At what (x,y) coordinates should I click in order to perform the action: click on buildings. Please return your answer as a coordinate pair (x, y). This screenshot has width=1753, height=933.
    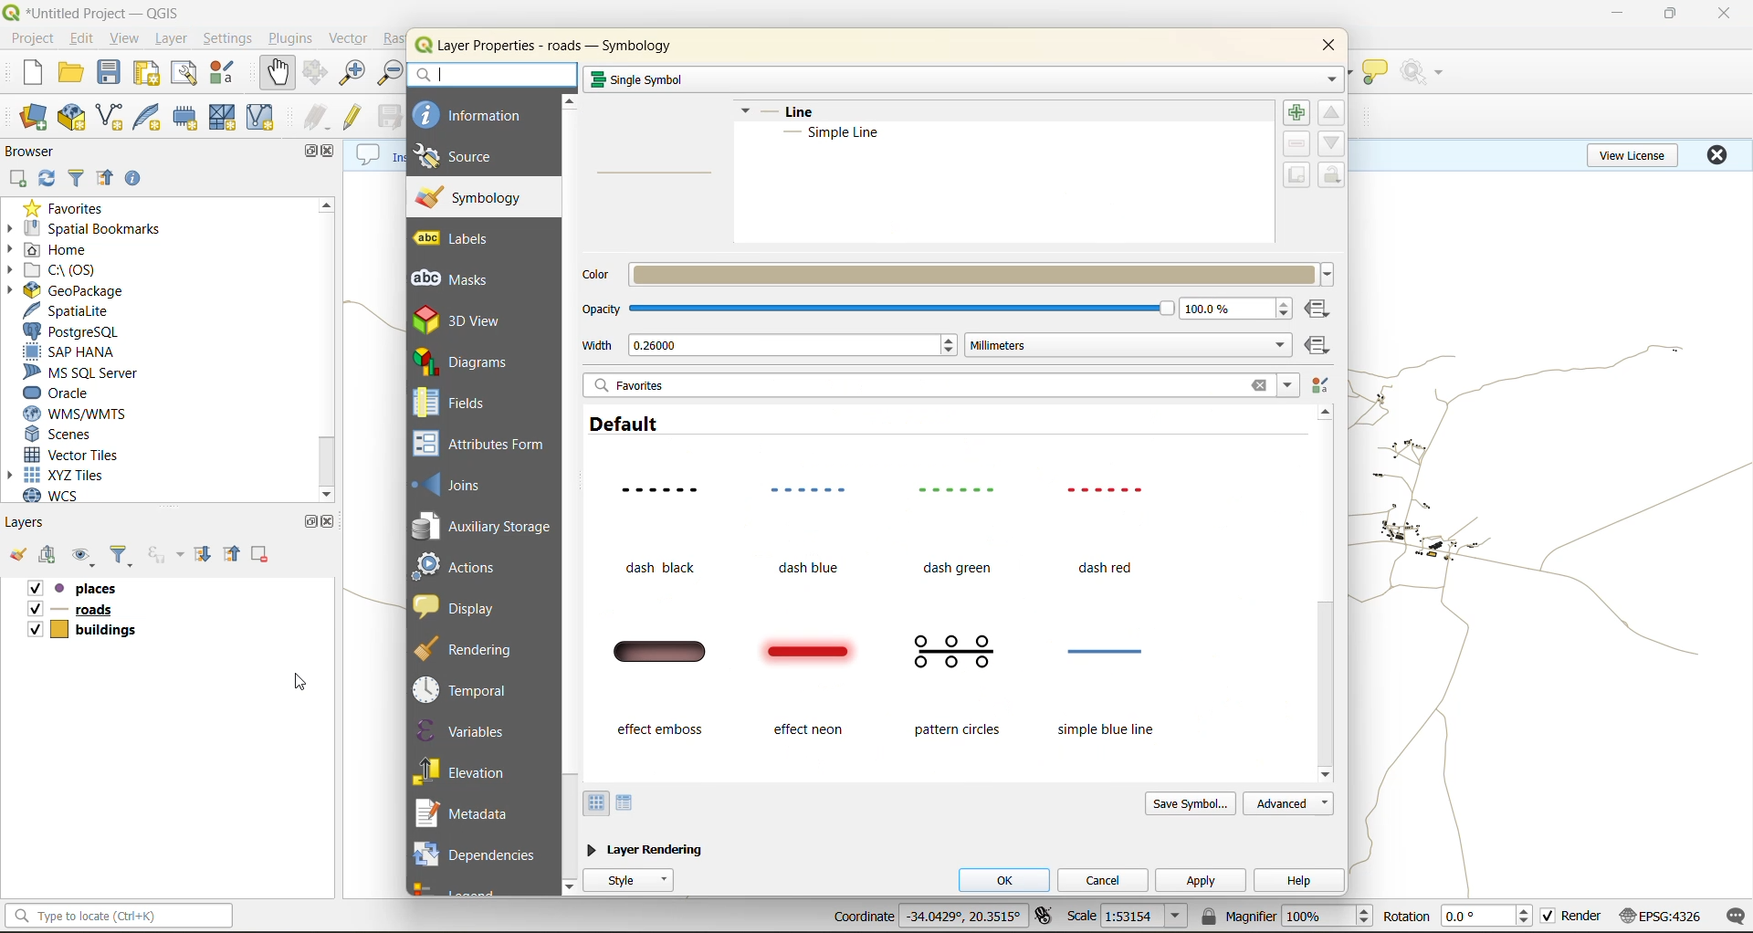
    Looking at the image, I should click on (81, 629).